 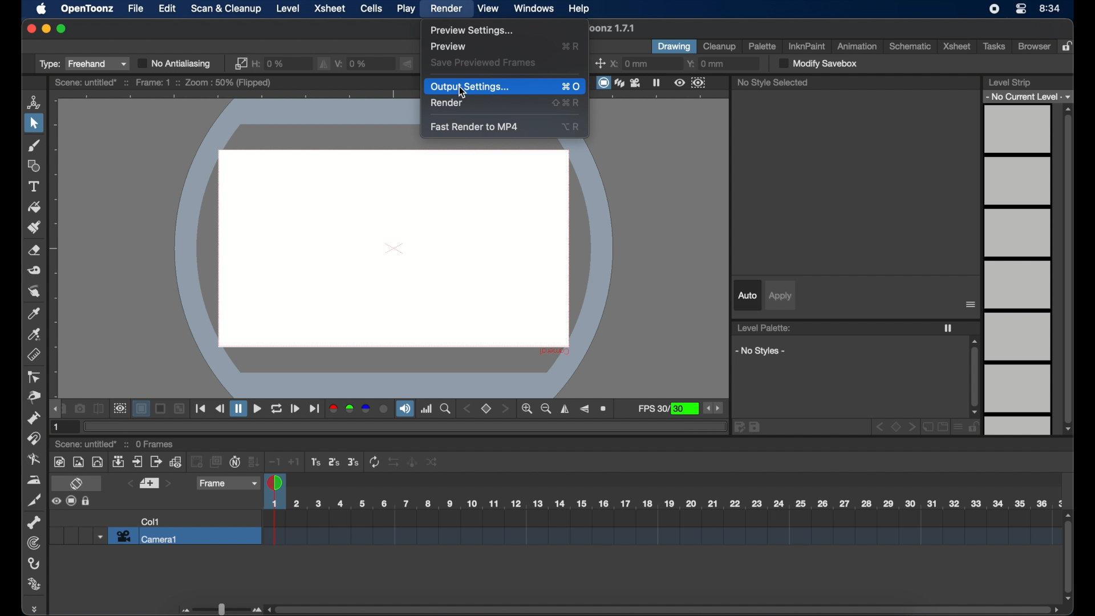 I want to click on , so click(x=412, y=461).